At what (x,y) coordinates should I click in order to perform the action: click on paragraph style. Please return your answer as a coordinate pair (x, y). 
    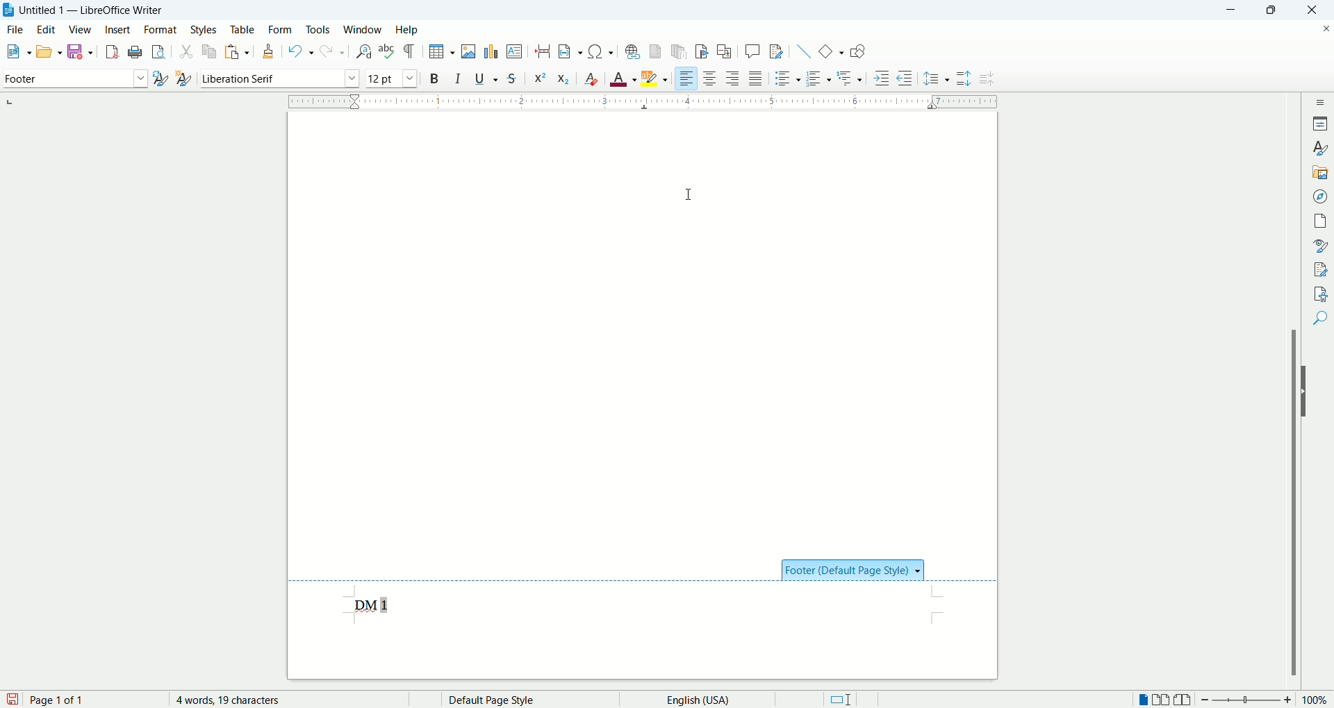
    Looking at the image, I should click on (72, 78).